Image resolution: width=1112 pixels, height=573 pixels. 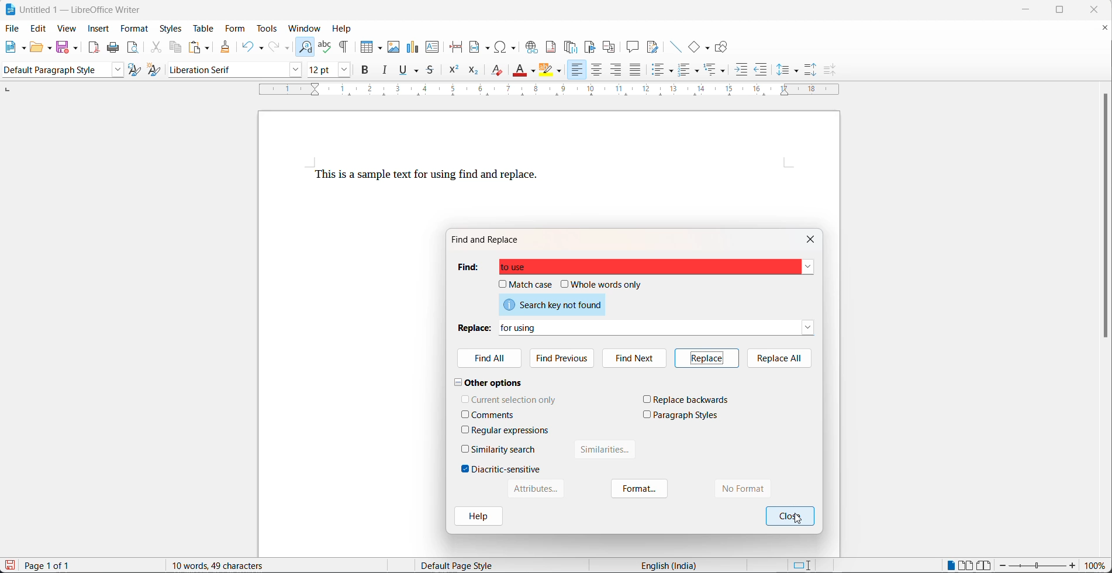 I want to click on undo, so click(x=247, y=46).